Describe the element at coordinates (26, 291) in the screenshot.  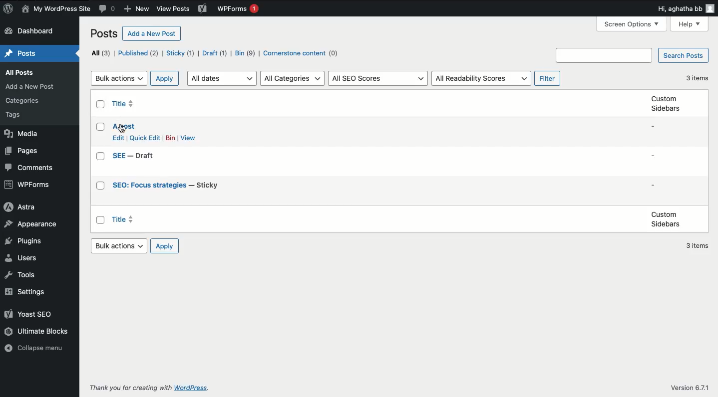
I see `Settings` at that location.